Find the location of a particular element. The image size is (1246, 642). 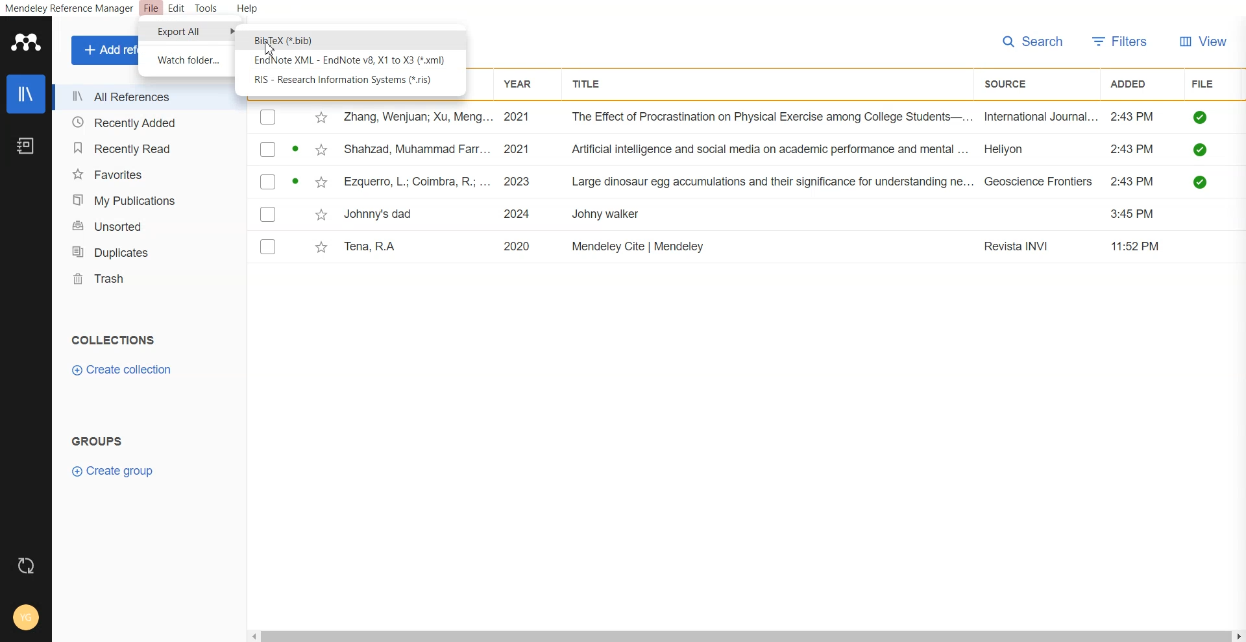

View is located at coordinates (1204, 43).